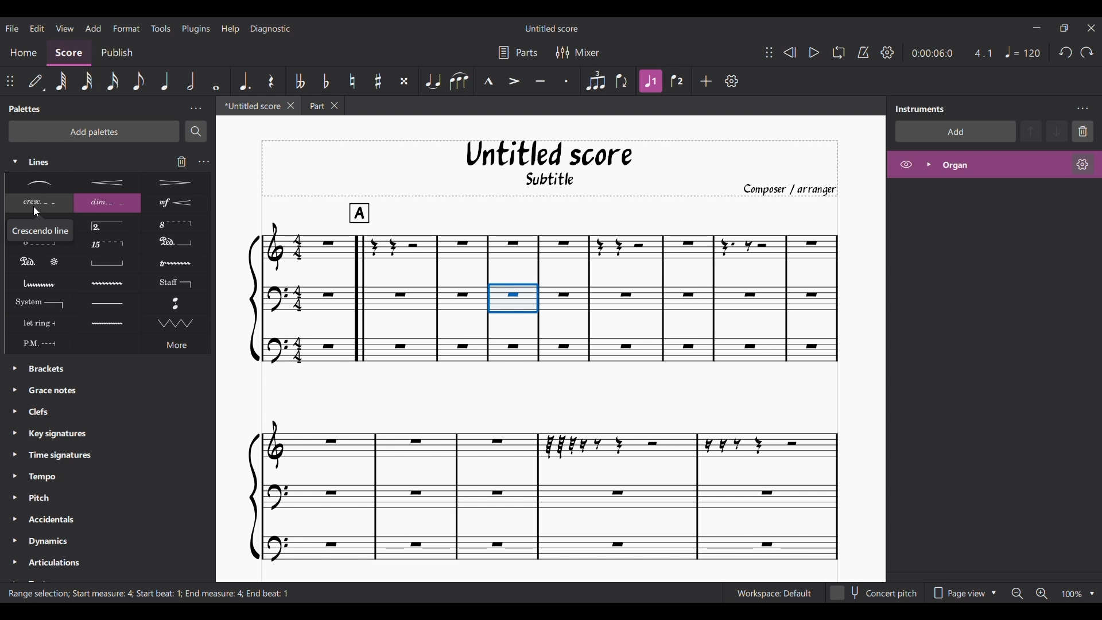  Describe the element at coordinates (250, 106) in the screenshot. I see `Current tab` at that location.